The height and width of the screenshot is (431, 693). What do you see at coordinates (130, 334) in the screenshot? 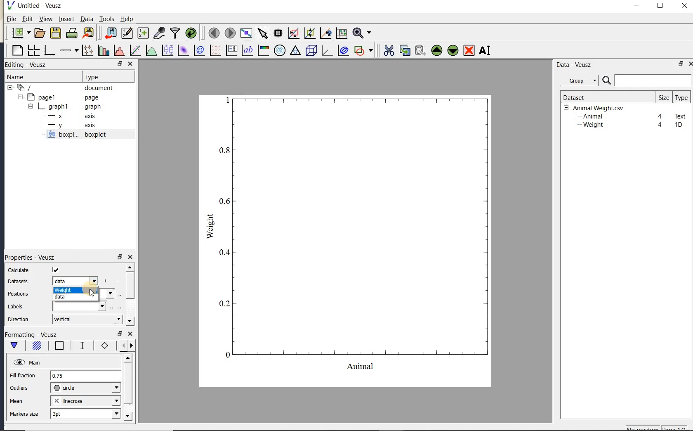
I see `close` at bounding box center [130, 334].